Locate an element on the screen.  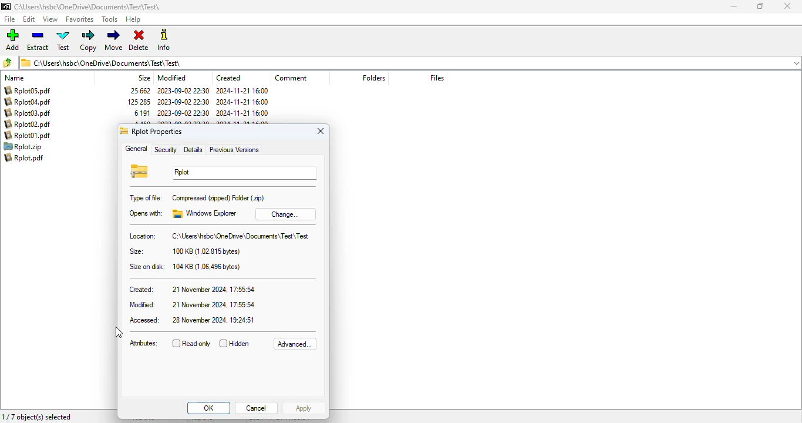
close is located at coordinates (788, 6).